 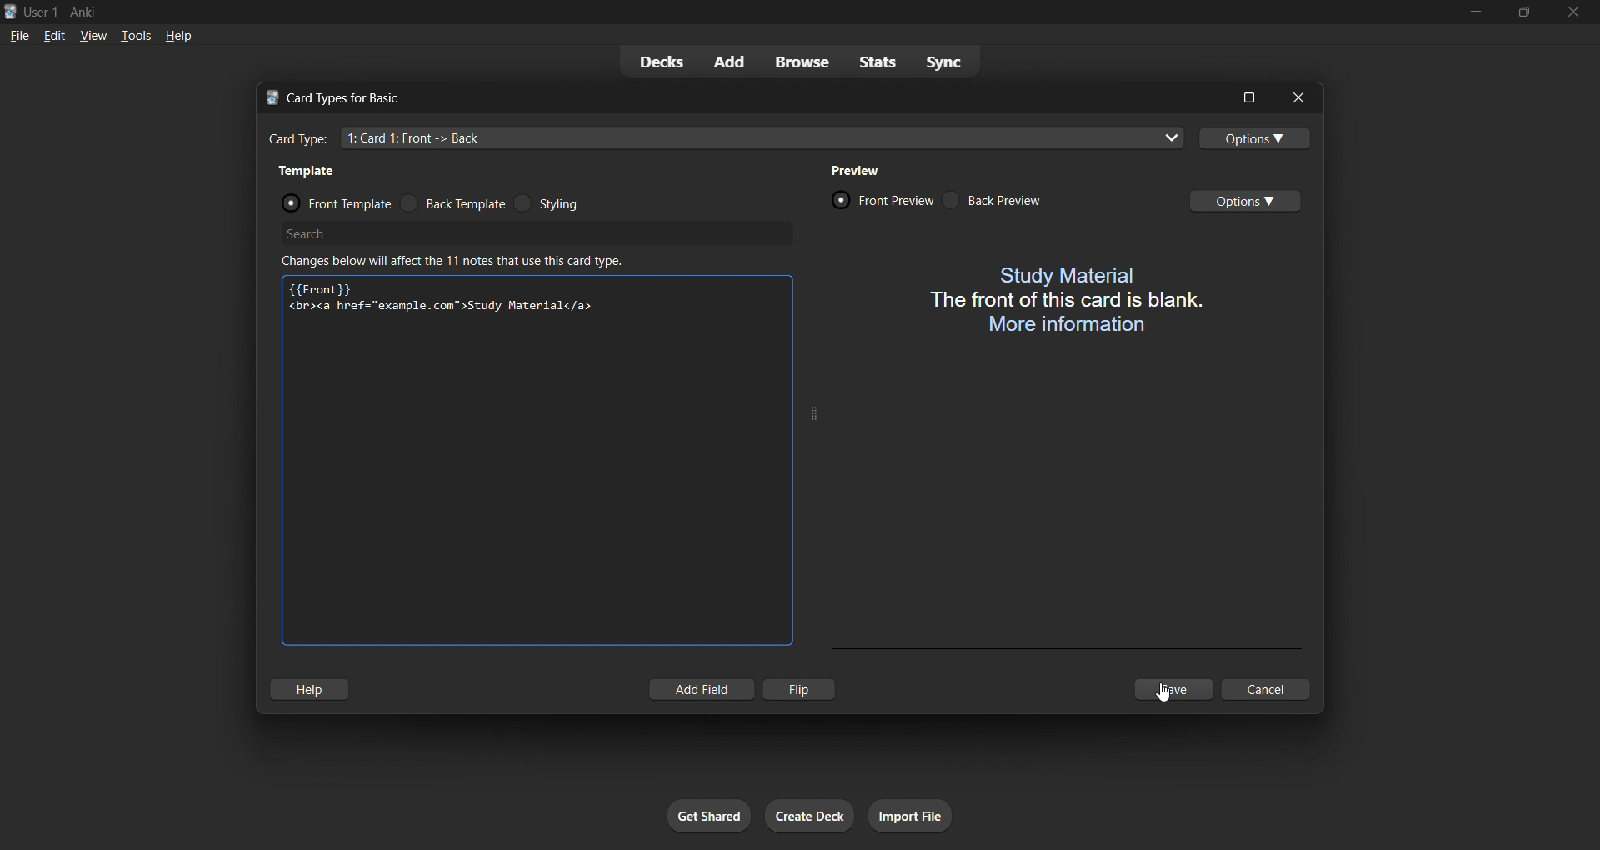 What do you see at coordinates (315, 690) in the screenshot?
I see `hlep` at bounding box center [315, 690].